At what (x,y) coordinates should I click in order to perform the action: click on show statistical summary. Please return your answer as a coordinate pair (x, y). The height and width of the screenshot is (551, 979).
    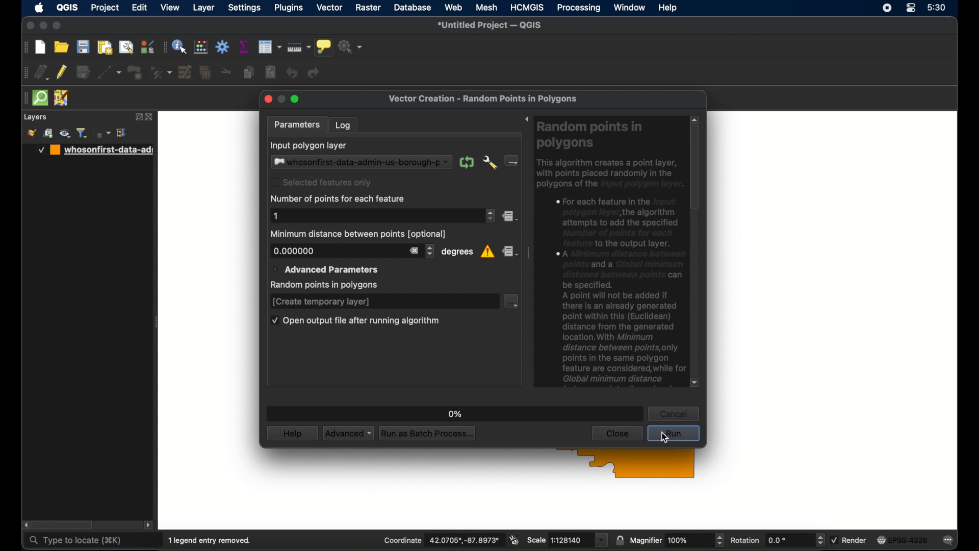
    Looking at the image, I should click on (243, 46).